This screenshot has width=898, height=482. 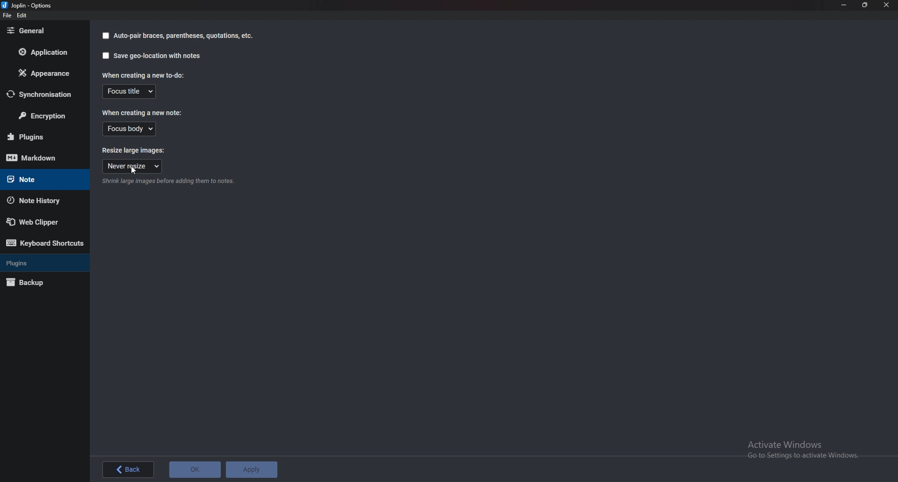 I want to click on Backup, so click(x=39, y=283).